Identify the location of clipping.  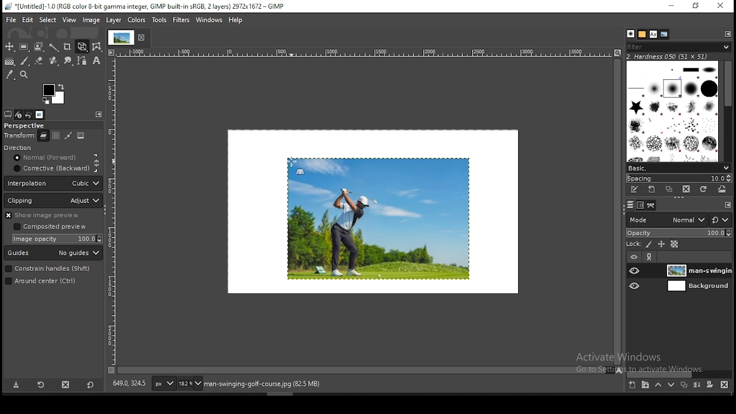
(54, 201).